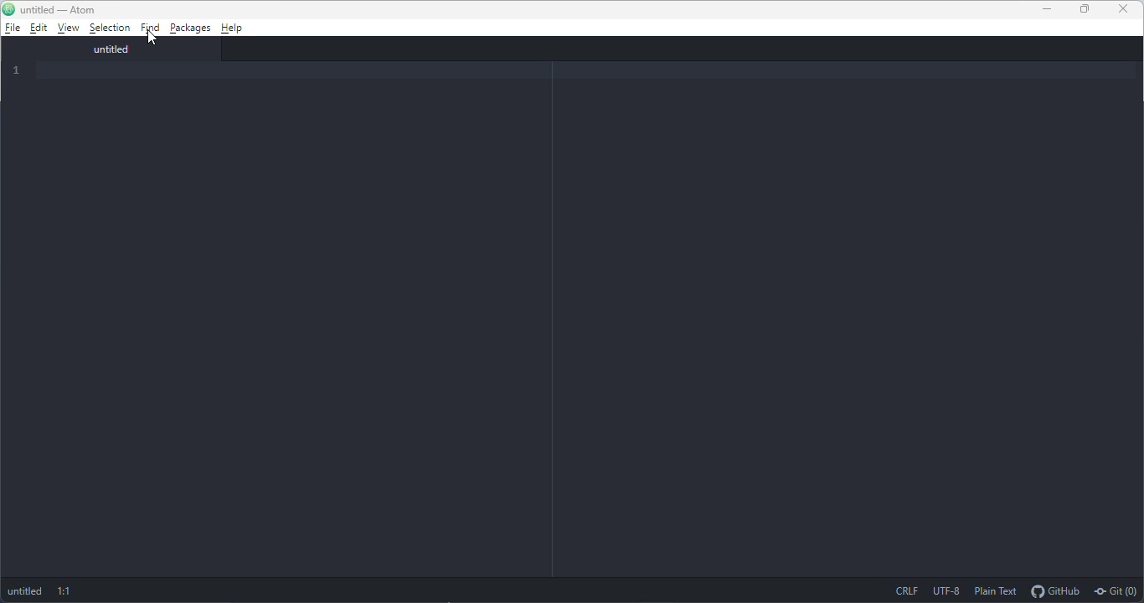 Image resolution: width=1144 pixels, height=603 pixels. I want to click on CRLF, so click(909, 591).